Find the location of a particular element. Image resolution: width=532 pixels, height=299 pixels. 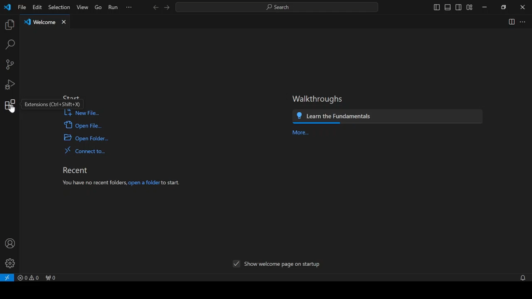

view is located at coordinates (81, 7).